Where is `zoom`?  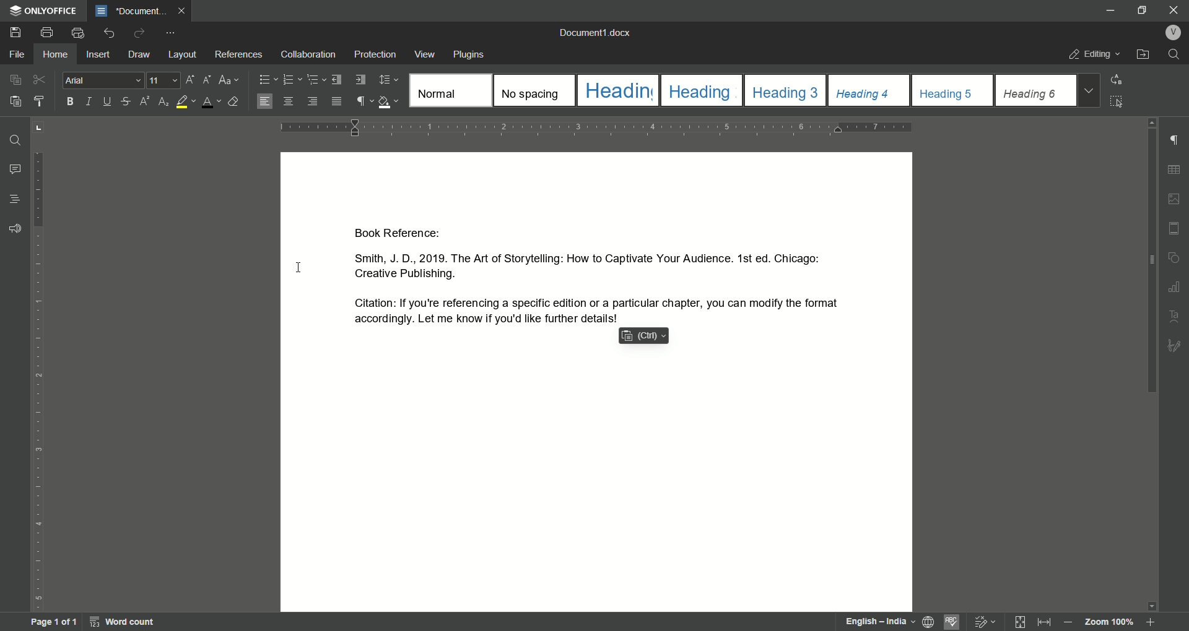 zoom is located at coordinates (1114, 623).